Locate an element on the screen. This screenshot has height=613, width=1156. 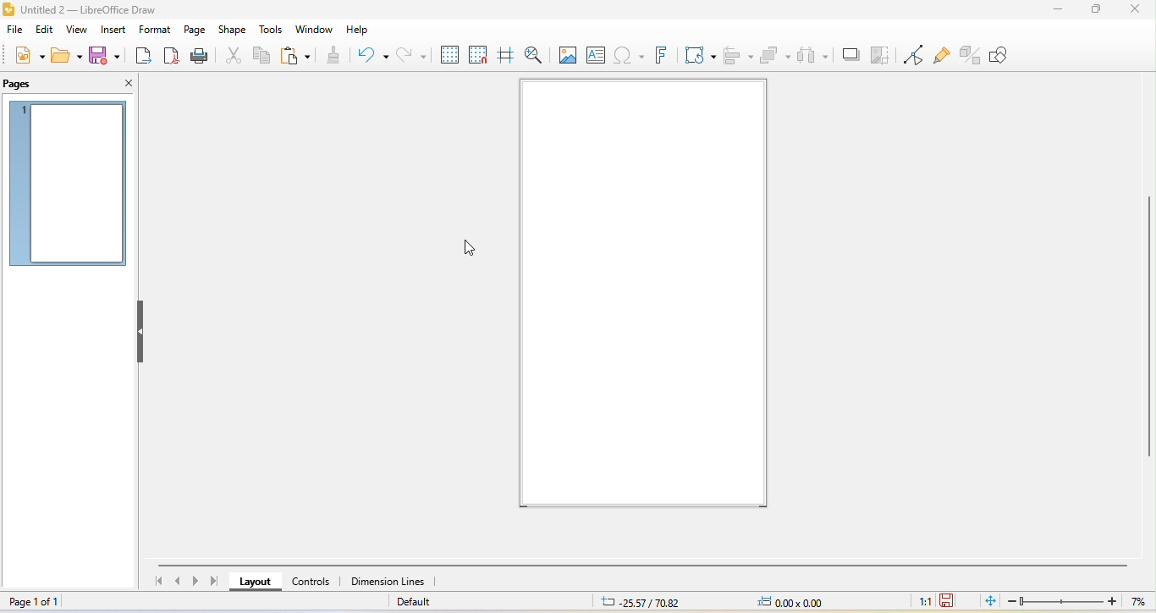
show draw function is located at coordinates (1011, 55).